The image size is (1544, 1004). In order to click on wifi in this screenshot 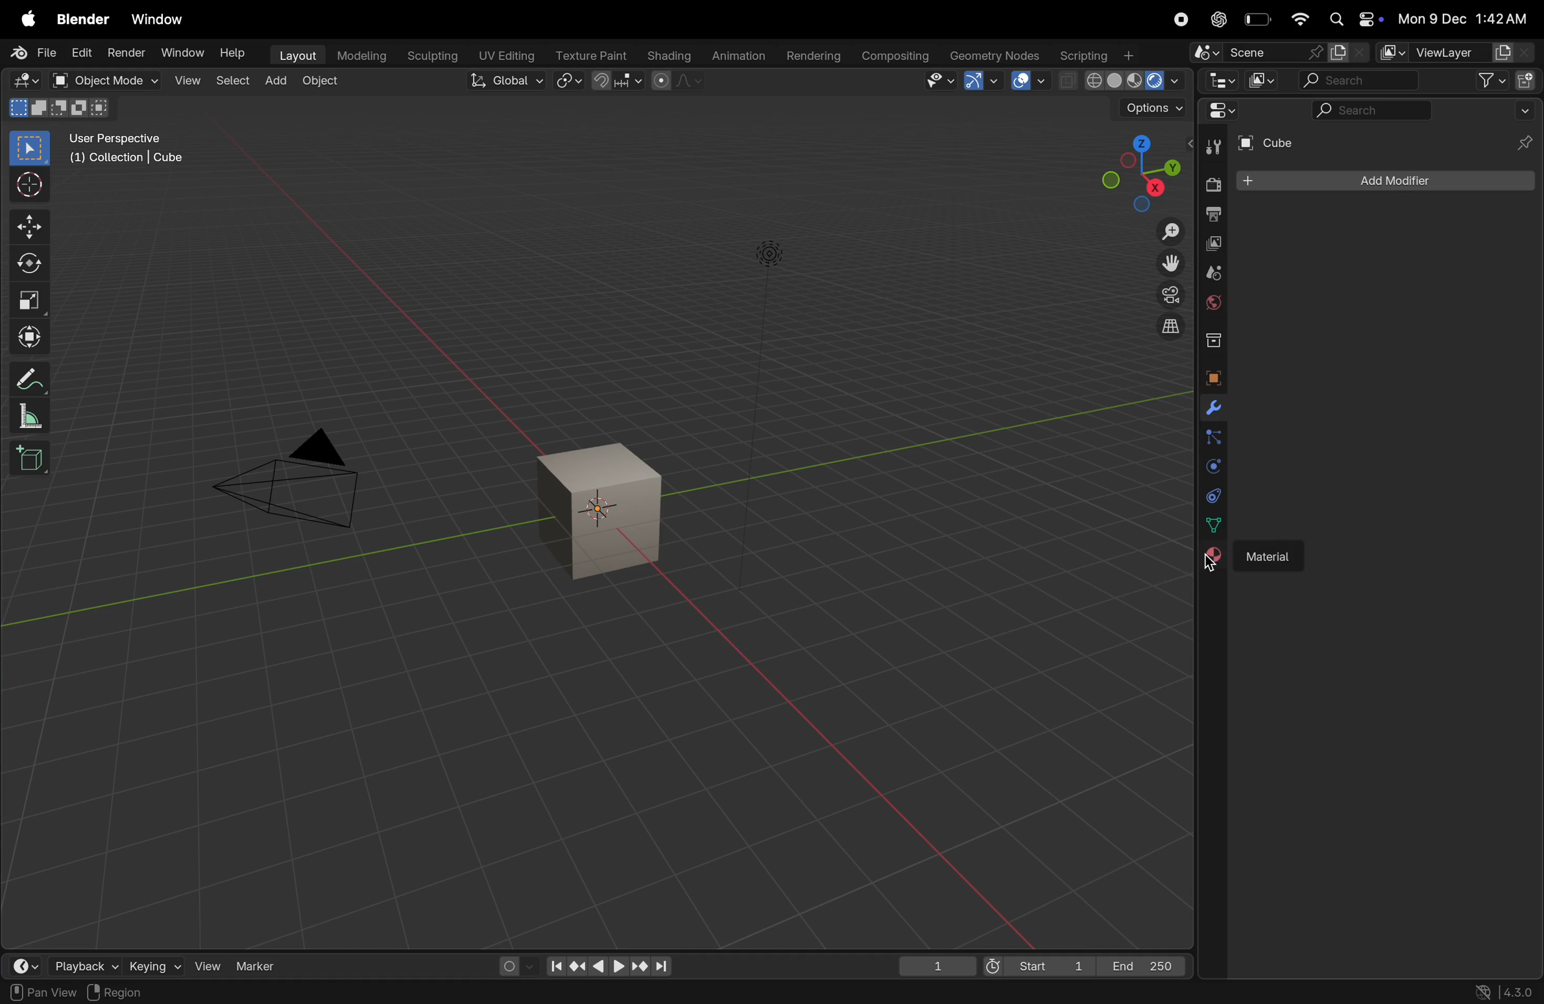, I will do `click(1298, 19)`.